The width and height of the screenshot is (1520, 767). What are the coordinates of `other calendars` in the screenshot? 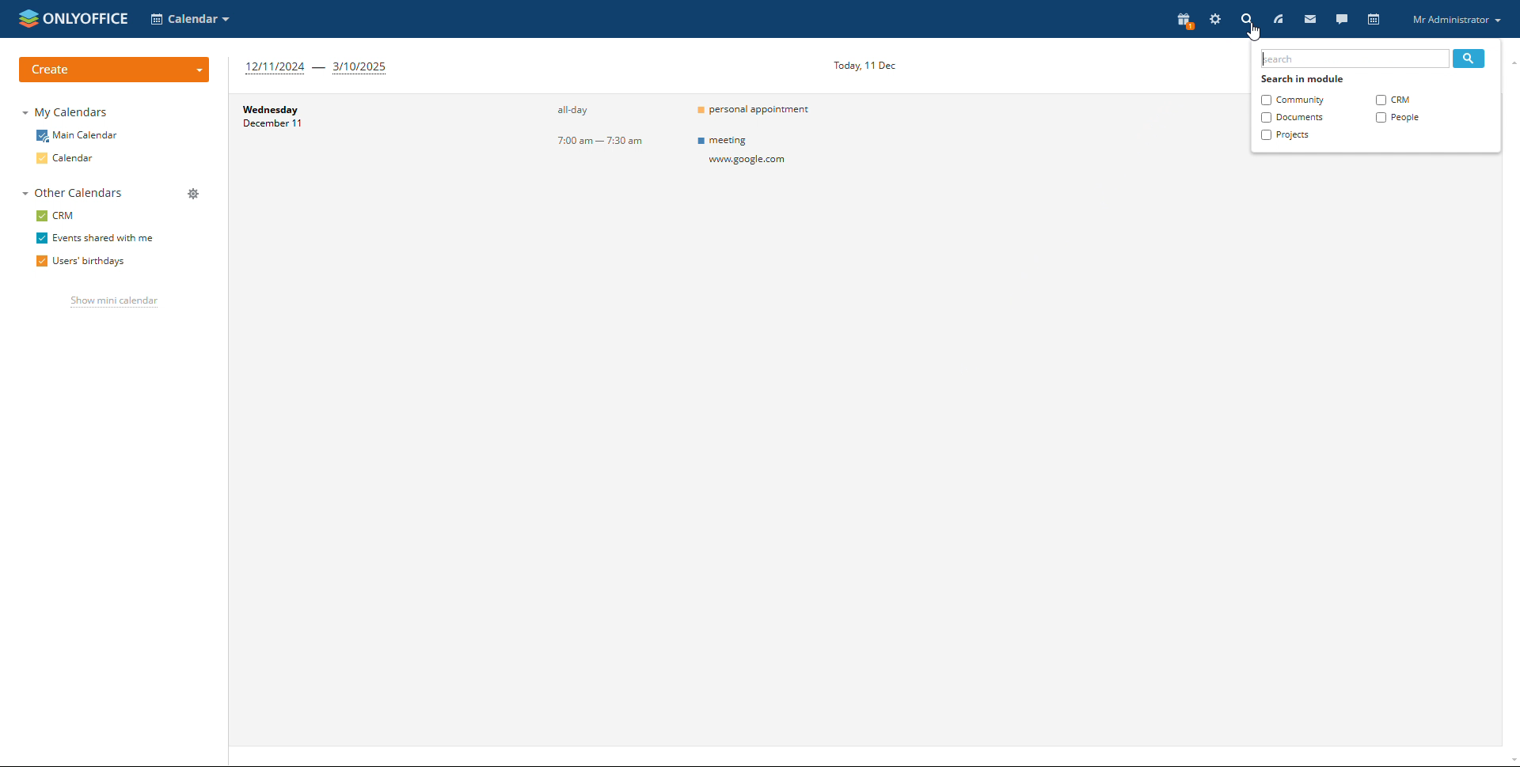 It's located at (74, 191).